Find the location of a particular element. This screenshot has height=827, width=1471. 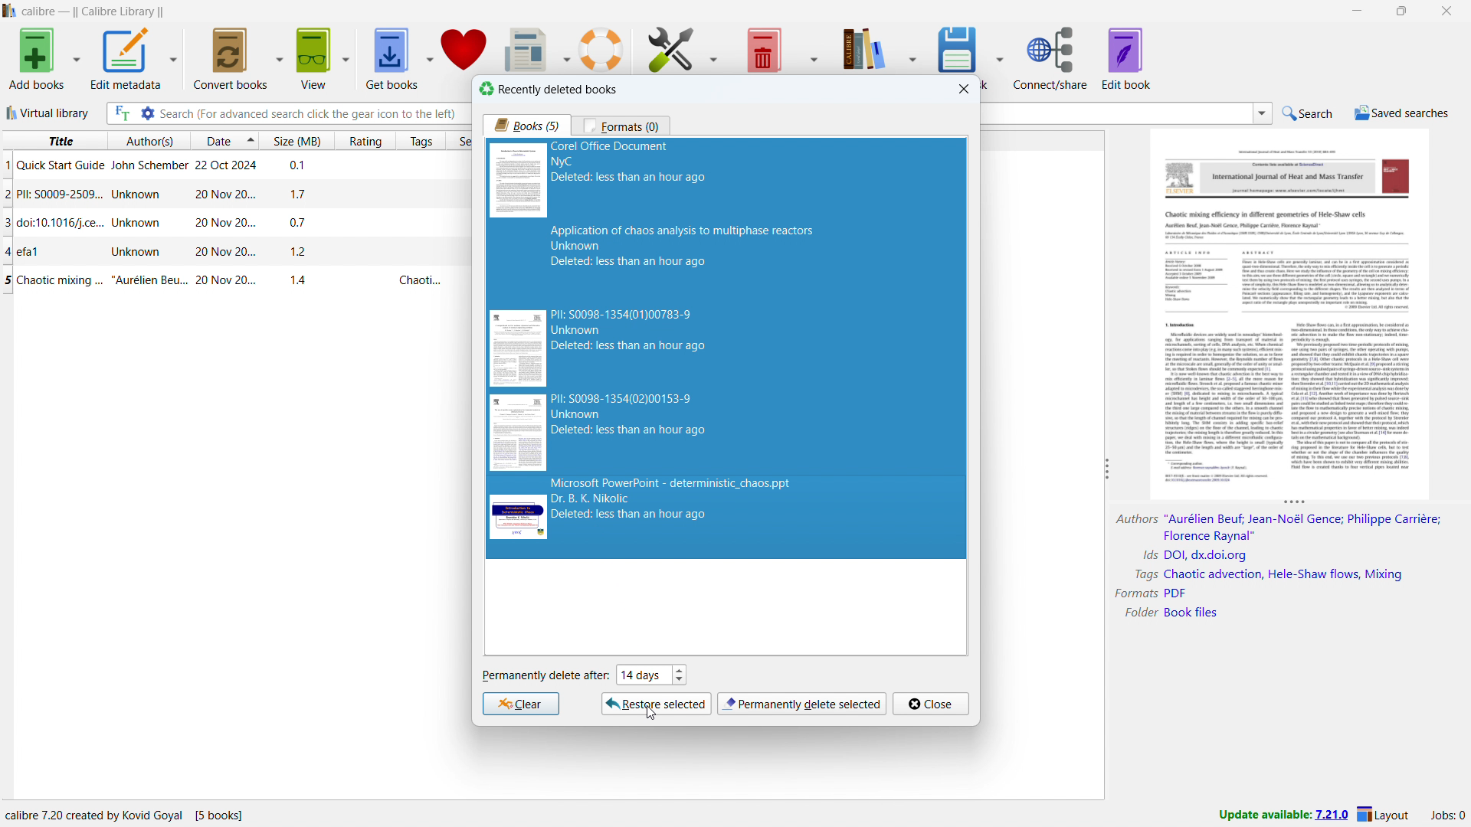

restore selcted is located at coordinates (657, 704).